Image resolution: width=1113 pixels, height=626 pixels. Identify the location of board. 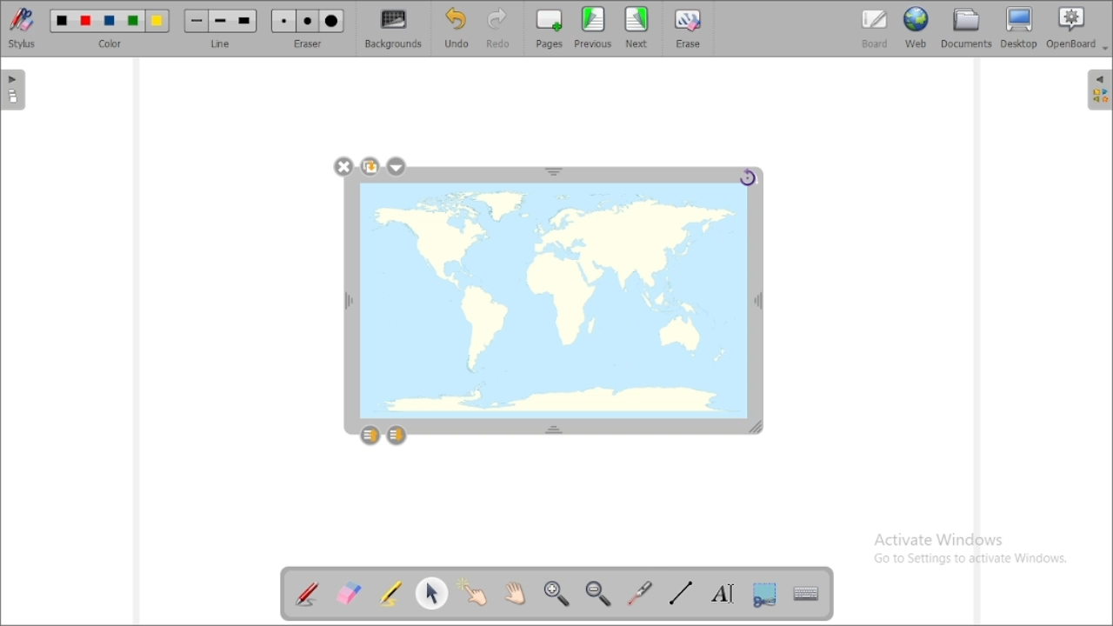
(875, 29).